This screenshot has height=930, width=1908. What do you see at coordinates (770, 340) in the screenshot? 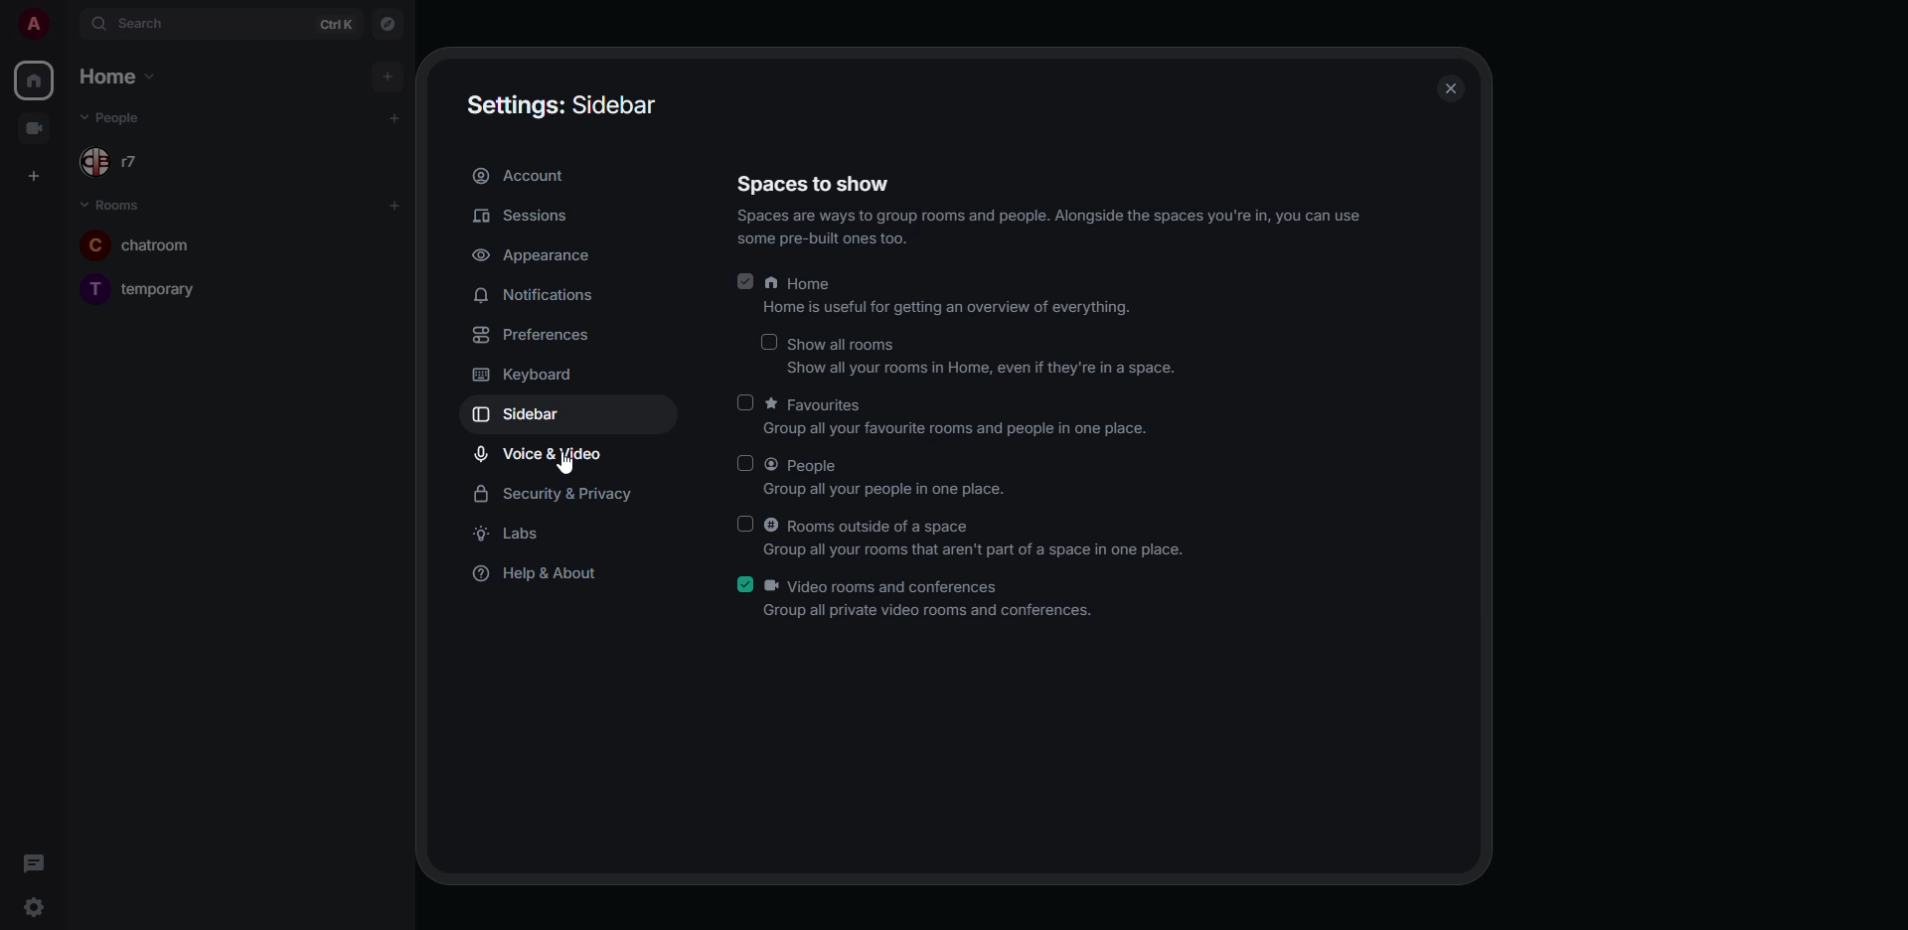
I see `click to enable` at bounding box center [770, 340].